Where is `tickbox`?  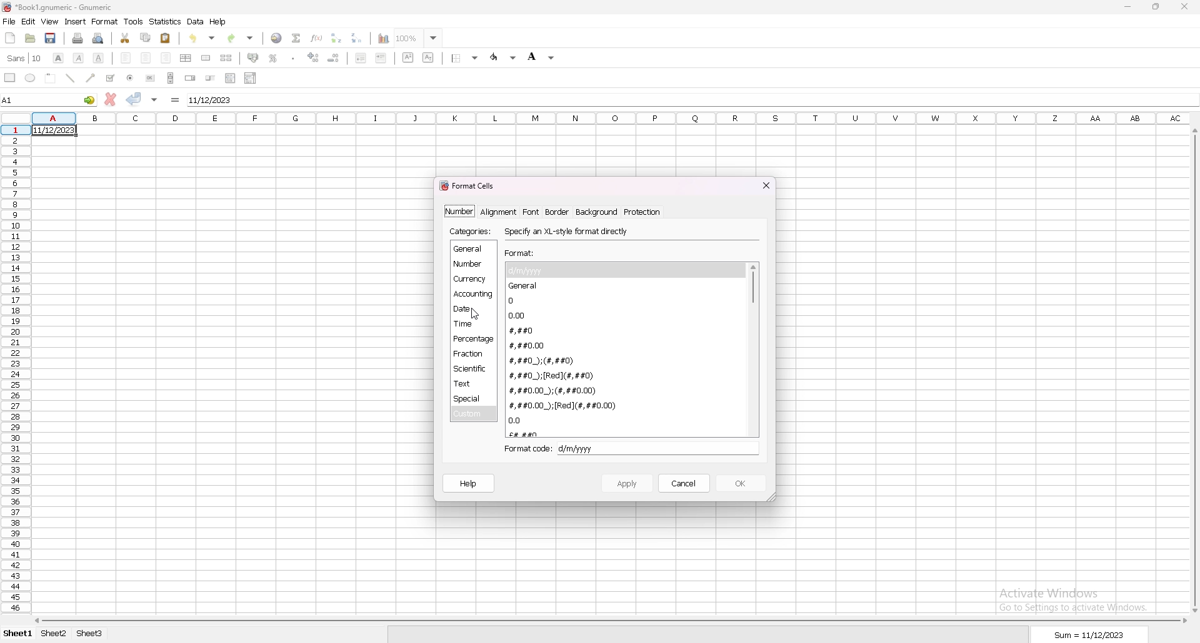
tickbox is located at coordinates (111, 78).